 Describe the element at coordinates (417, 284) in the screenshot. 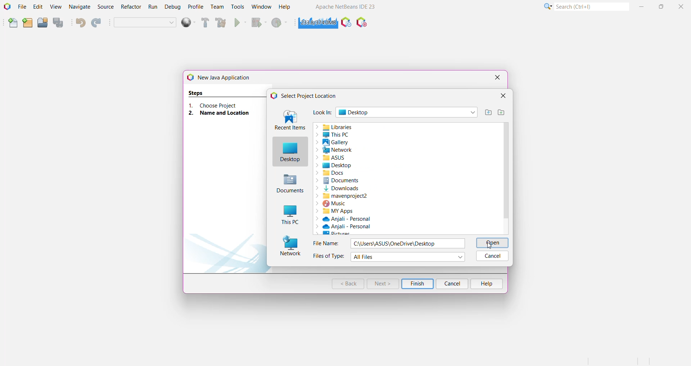

I see `Finish` at that location.